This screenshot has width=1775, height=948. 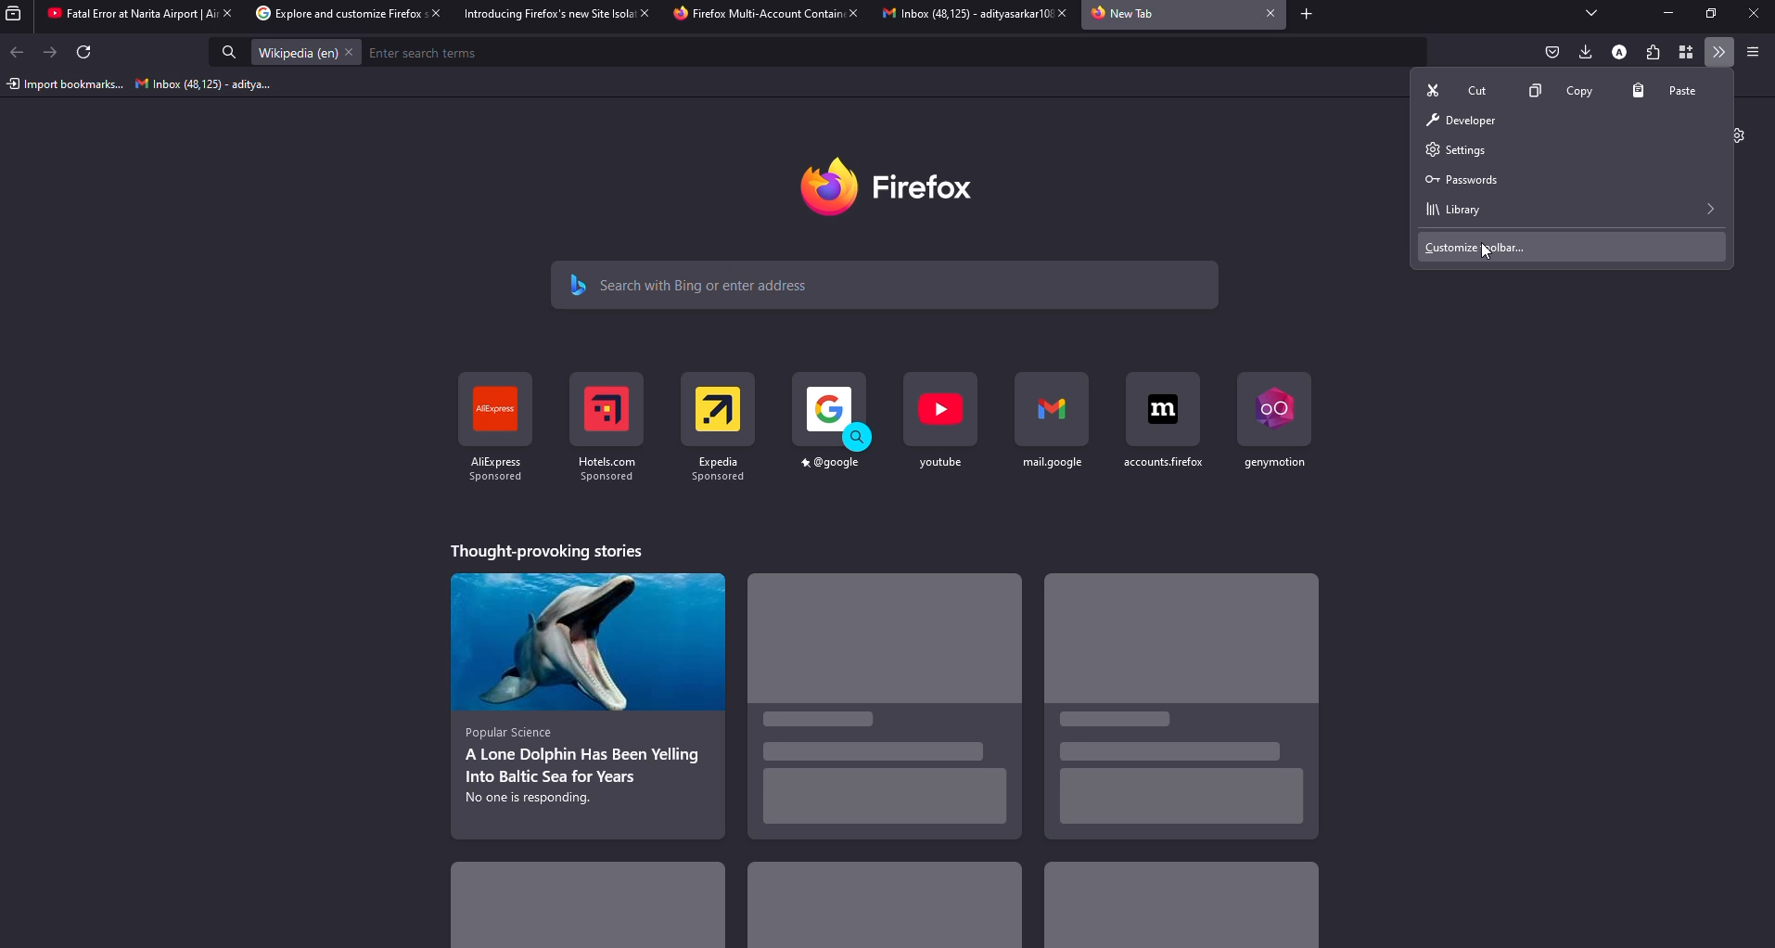 What do you see at coordinates (543, 14) in the screenshot?
I see `tab` at bounding box center [543, 14].